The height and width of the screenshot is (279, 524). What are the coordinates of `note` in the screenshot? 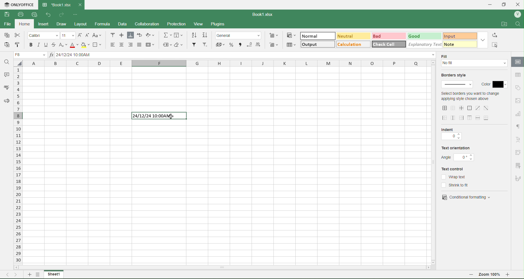 It's located at (456, 44).